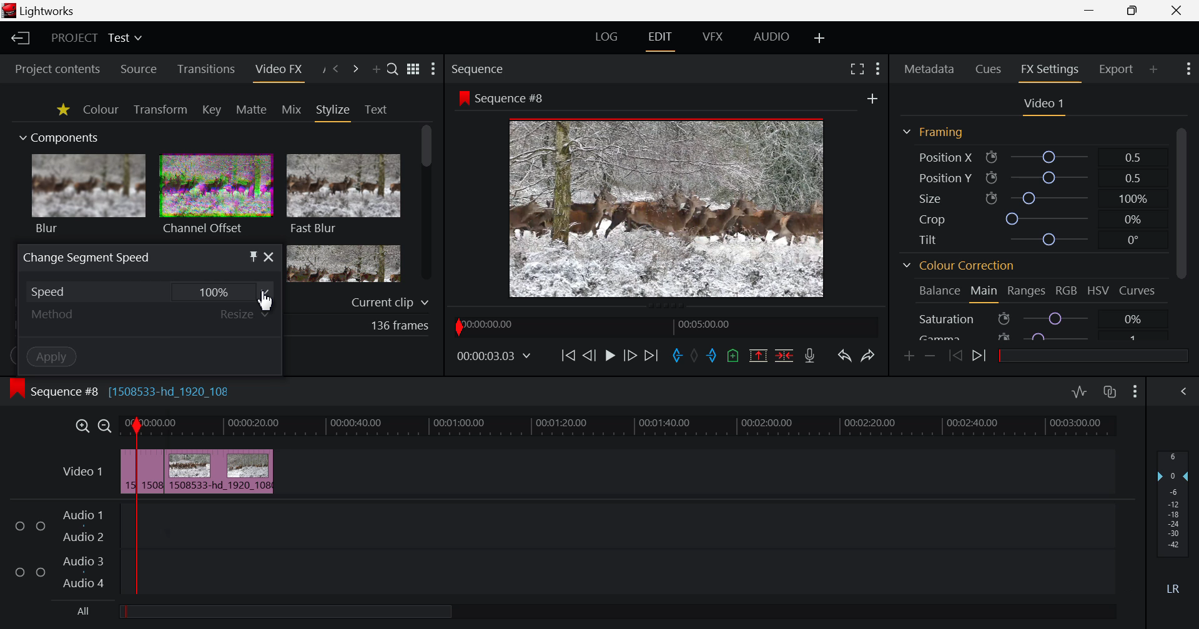 Image resolution: width=1199 pixels, height=629 pixels. What do you see at coordinates (874, 98) in the screenshot?
I see `add` at bounding box center [874, 98].